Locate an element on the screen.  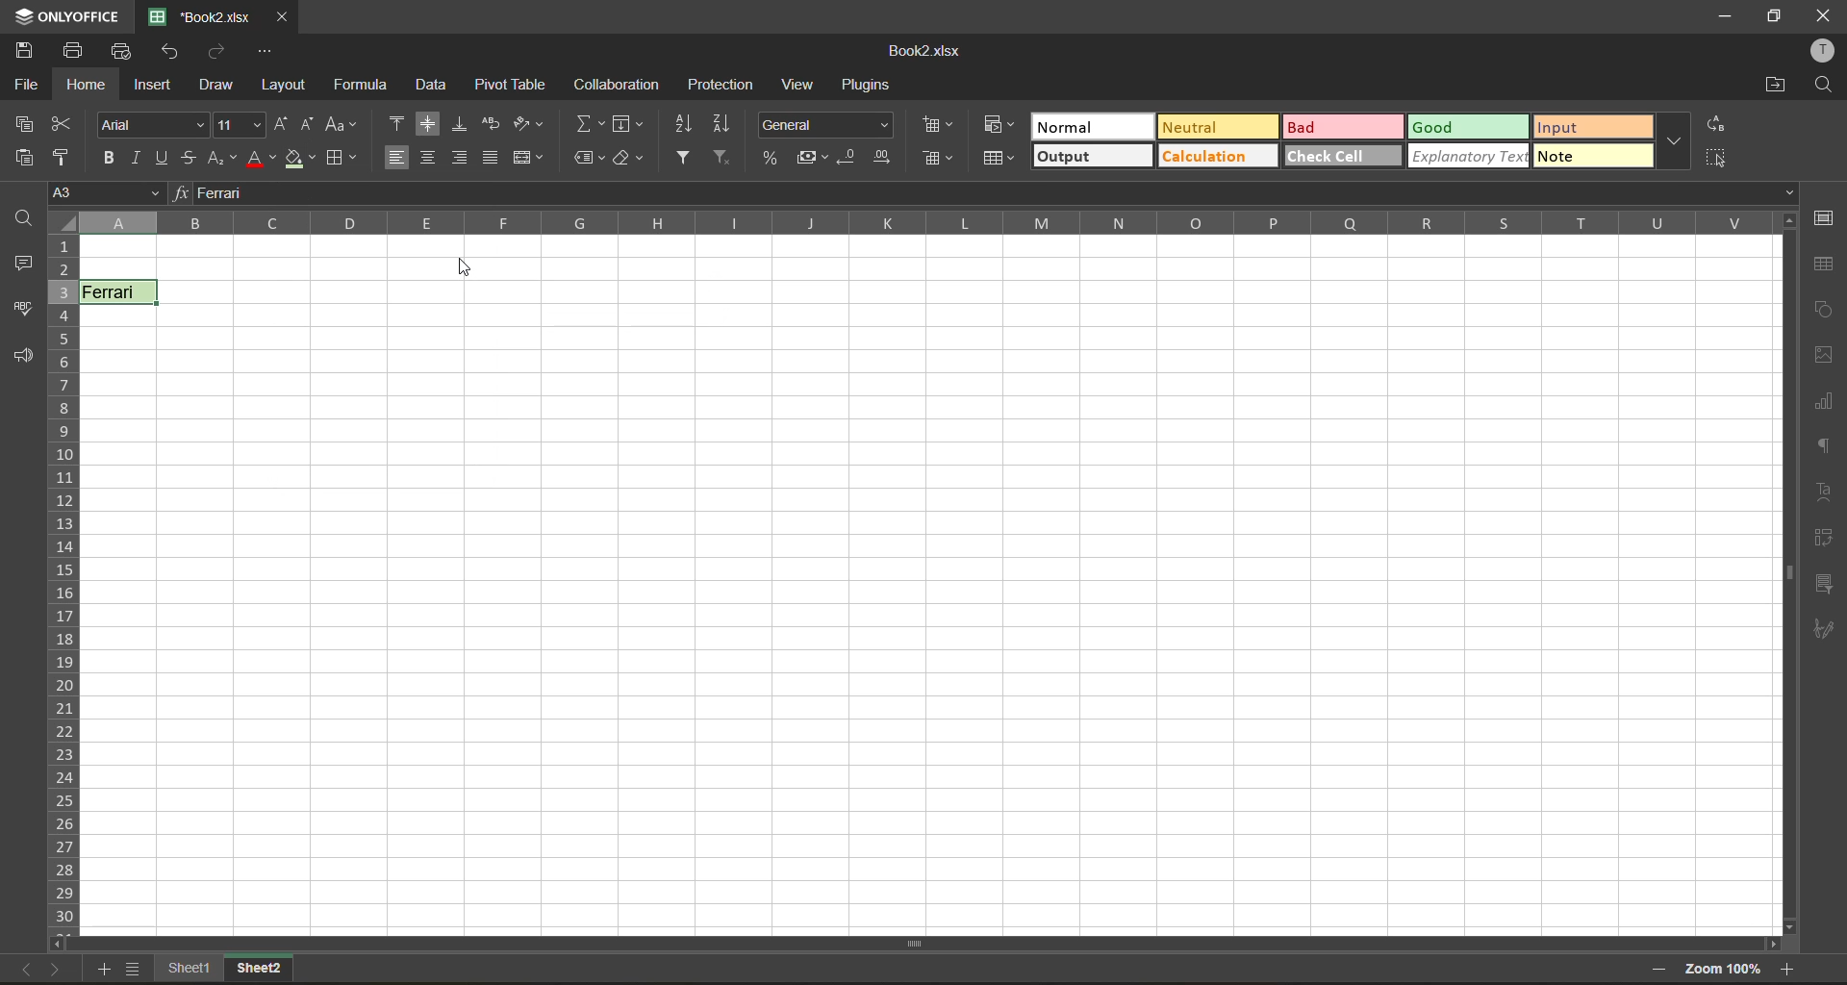
font style is located at coordinates (152, 125).